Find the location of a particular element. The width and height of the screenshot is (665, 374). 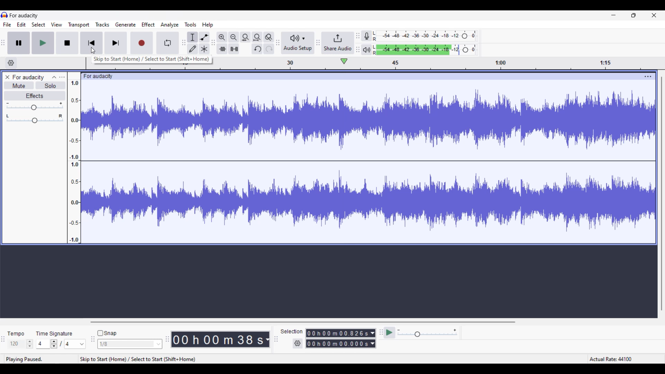

Analyze menu is located at coordinates (169, 25).